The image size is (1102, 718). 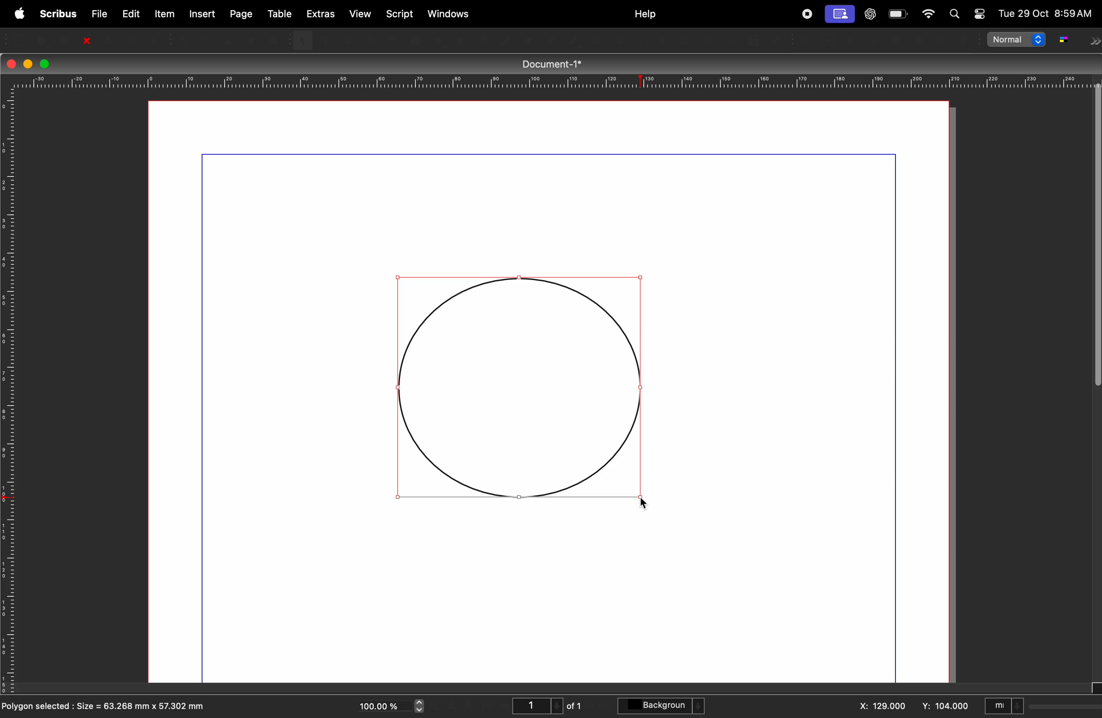 I want to click on PDF text field, so click(x=875, y=40).